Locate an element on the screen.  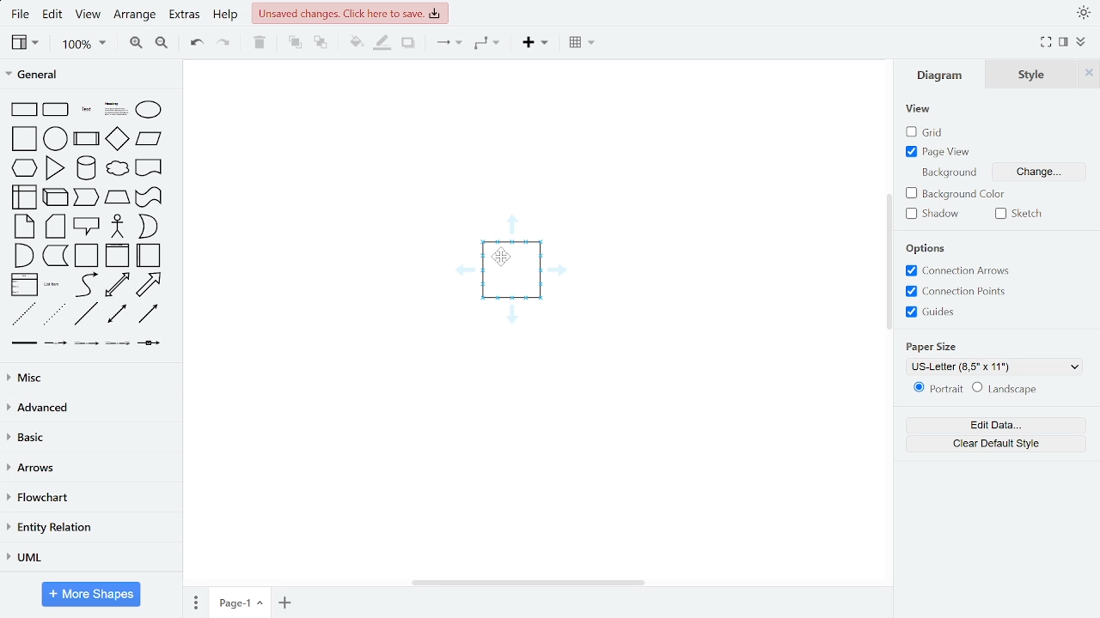
edit data is located at coordinates (985, 424).